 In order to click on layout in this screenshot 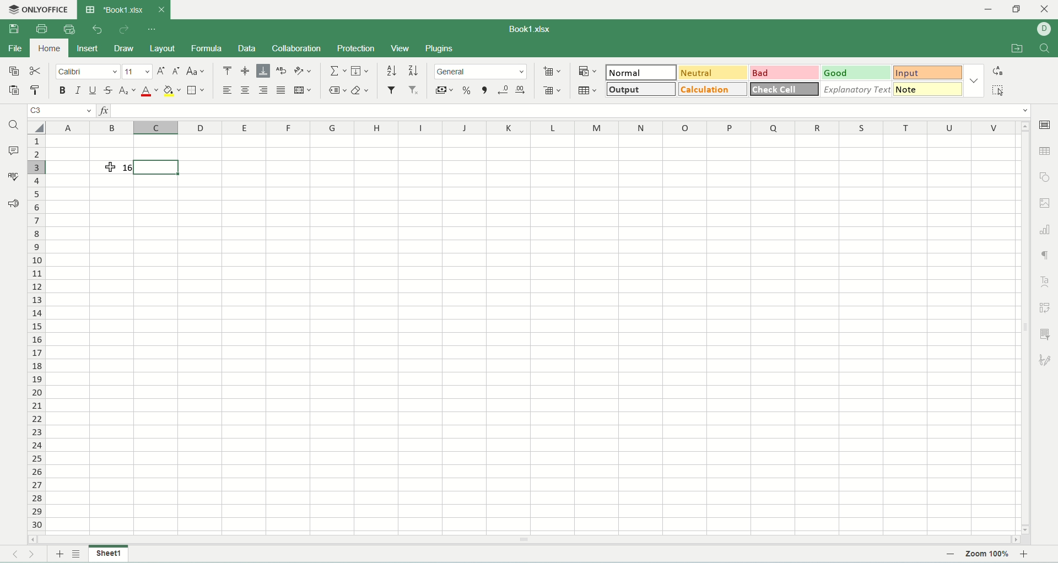, I will do `click(163, 50)`.